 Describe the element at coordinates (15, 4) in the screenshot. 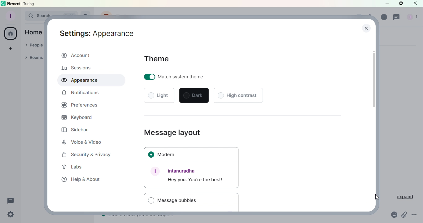

I see `element` at that location.